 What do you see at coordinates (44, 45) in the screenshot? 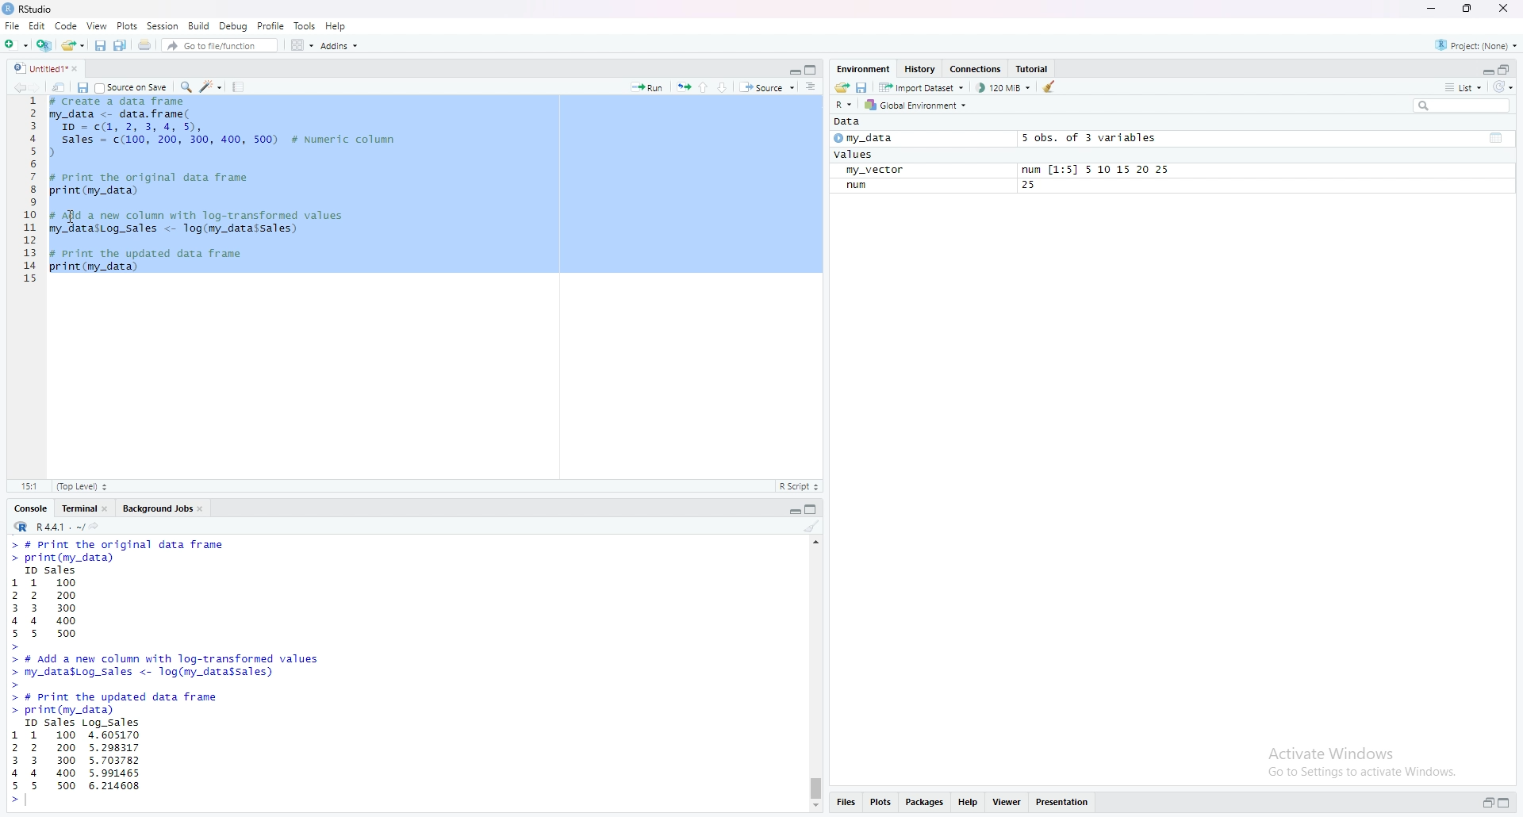
I see `create a project` at bounding box center [44, 45].